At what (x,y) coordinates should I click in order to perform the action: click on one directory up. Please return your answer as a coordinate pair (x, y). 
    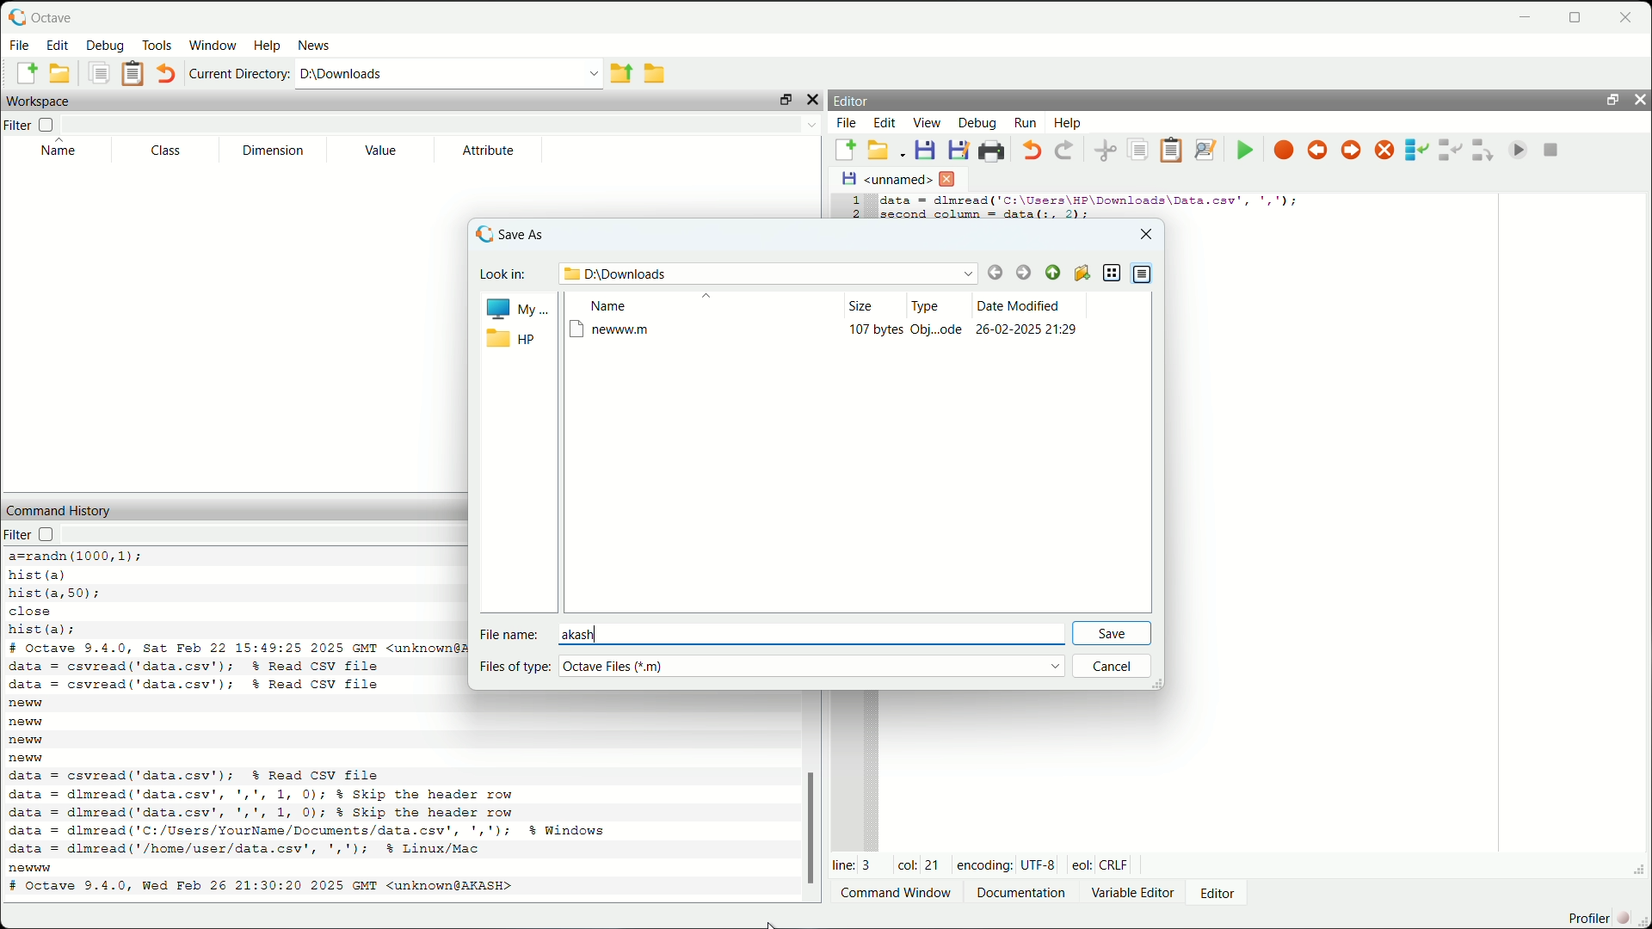
    Looking at the image, I should click on (619, 74).